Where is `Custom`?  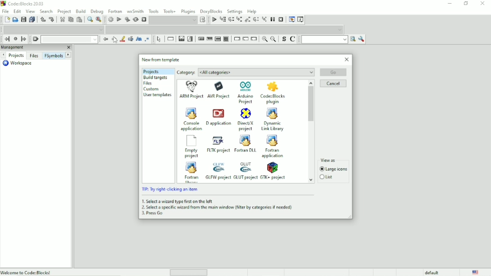
Custom is located at coordinates (152, 89).